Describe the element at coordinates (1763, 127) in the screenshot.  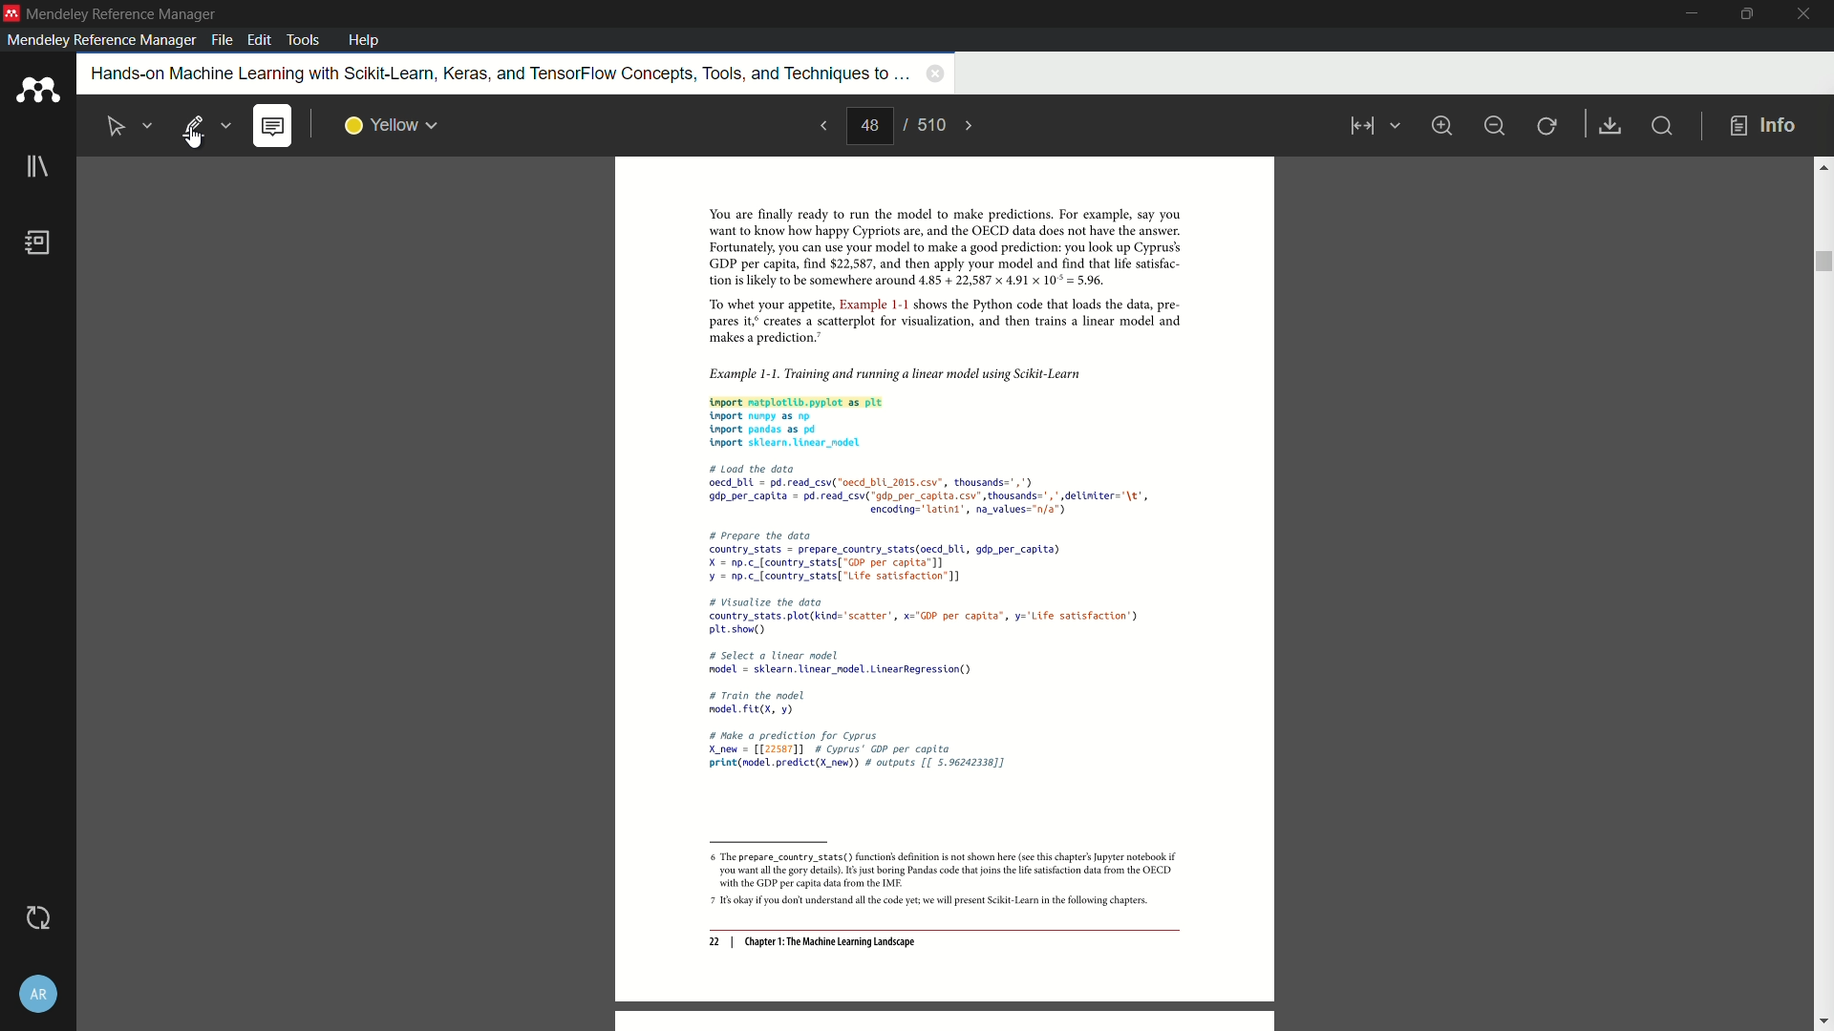
I see `info` at that location.